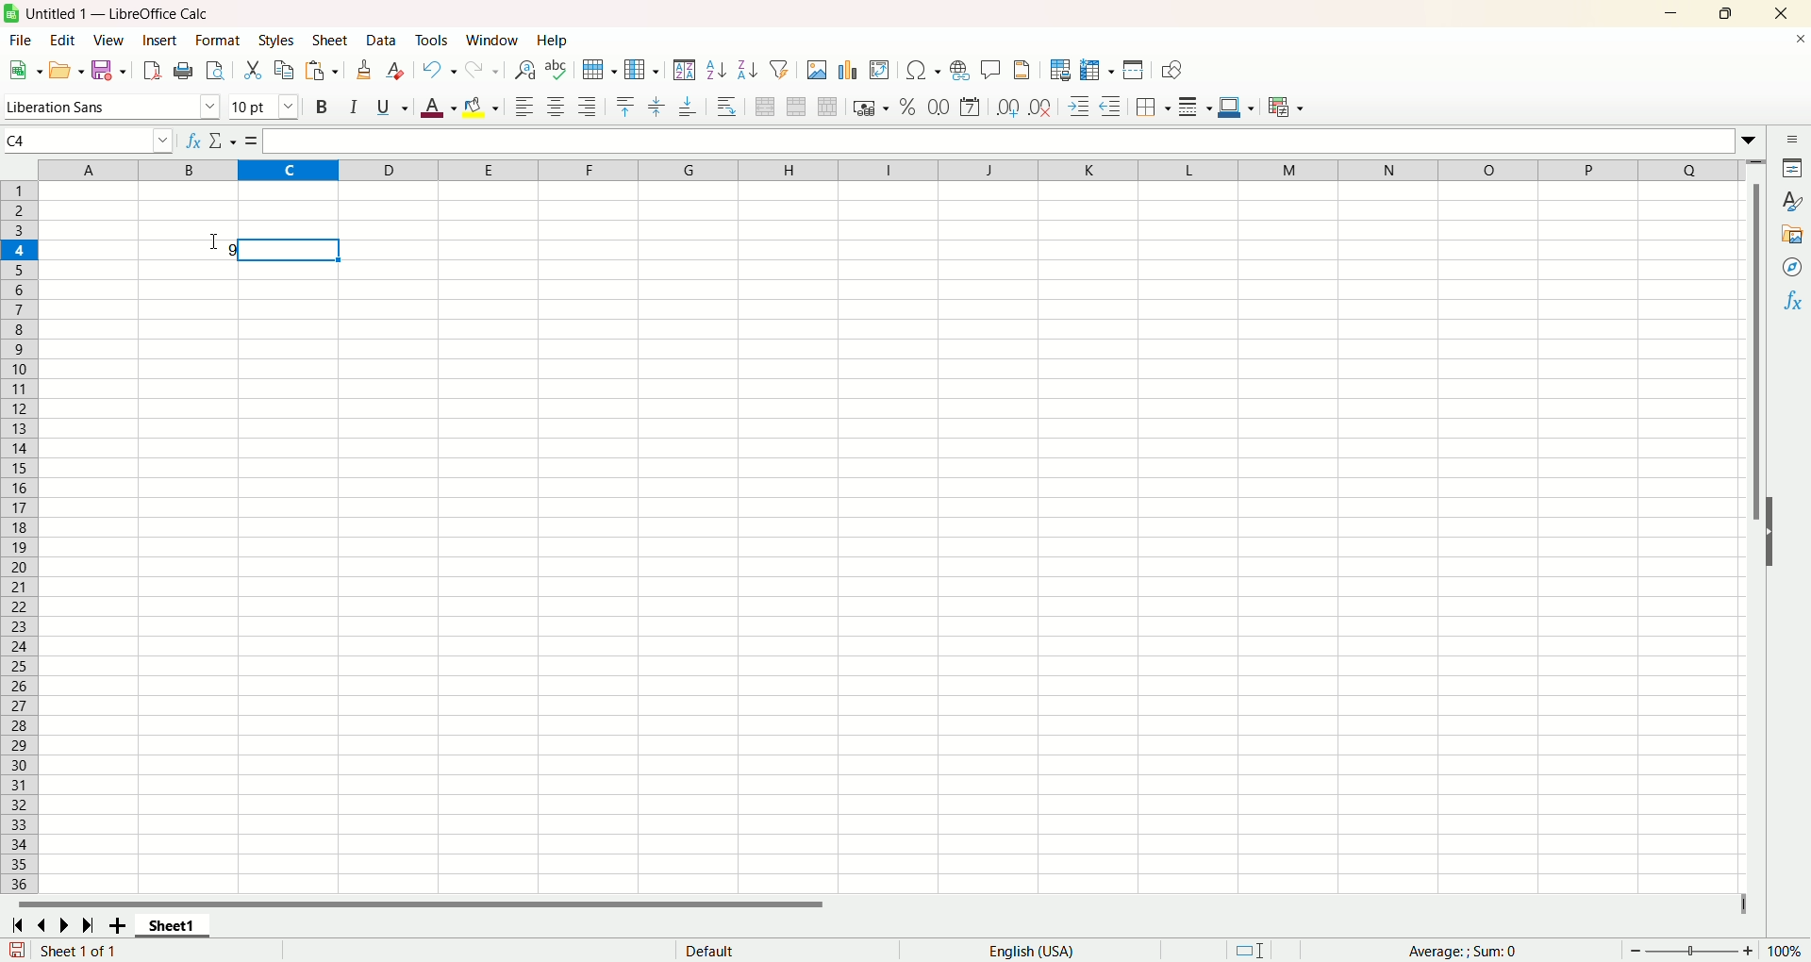 The image size is (1811, 962). Describe the element at coordinates (728, 107) in the screenshot. I see `wrap text` at that location.